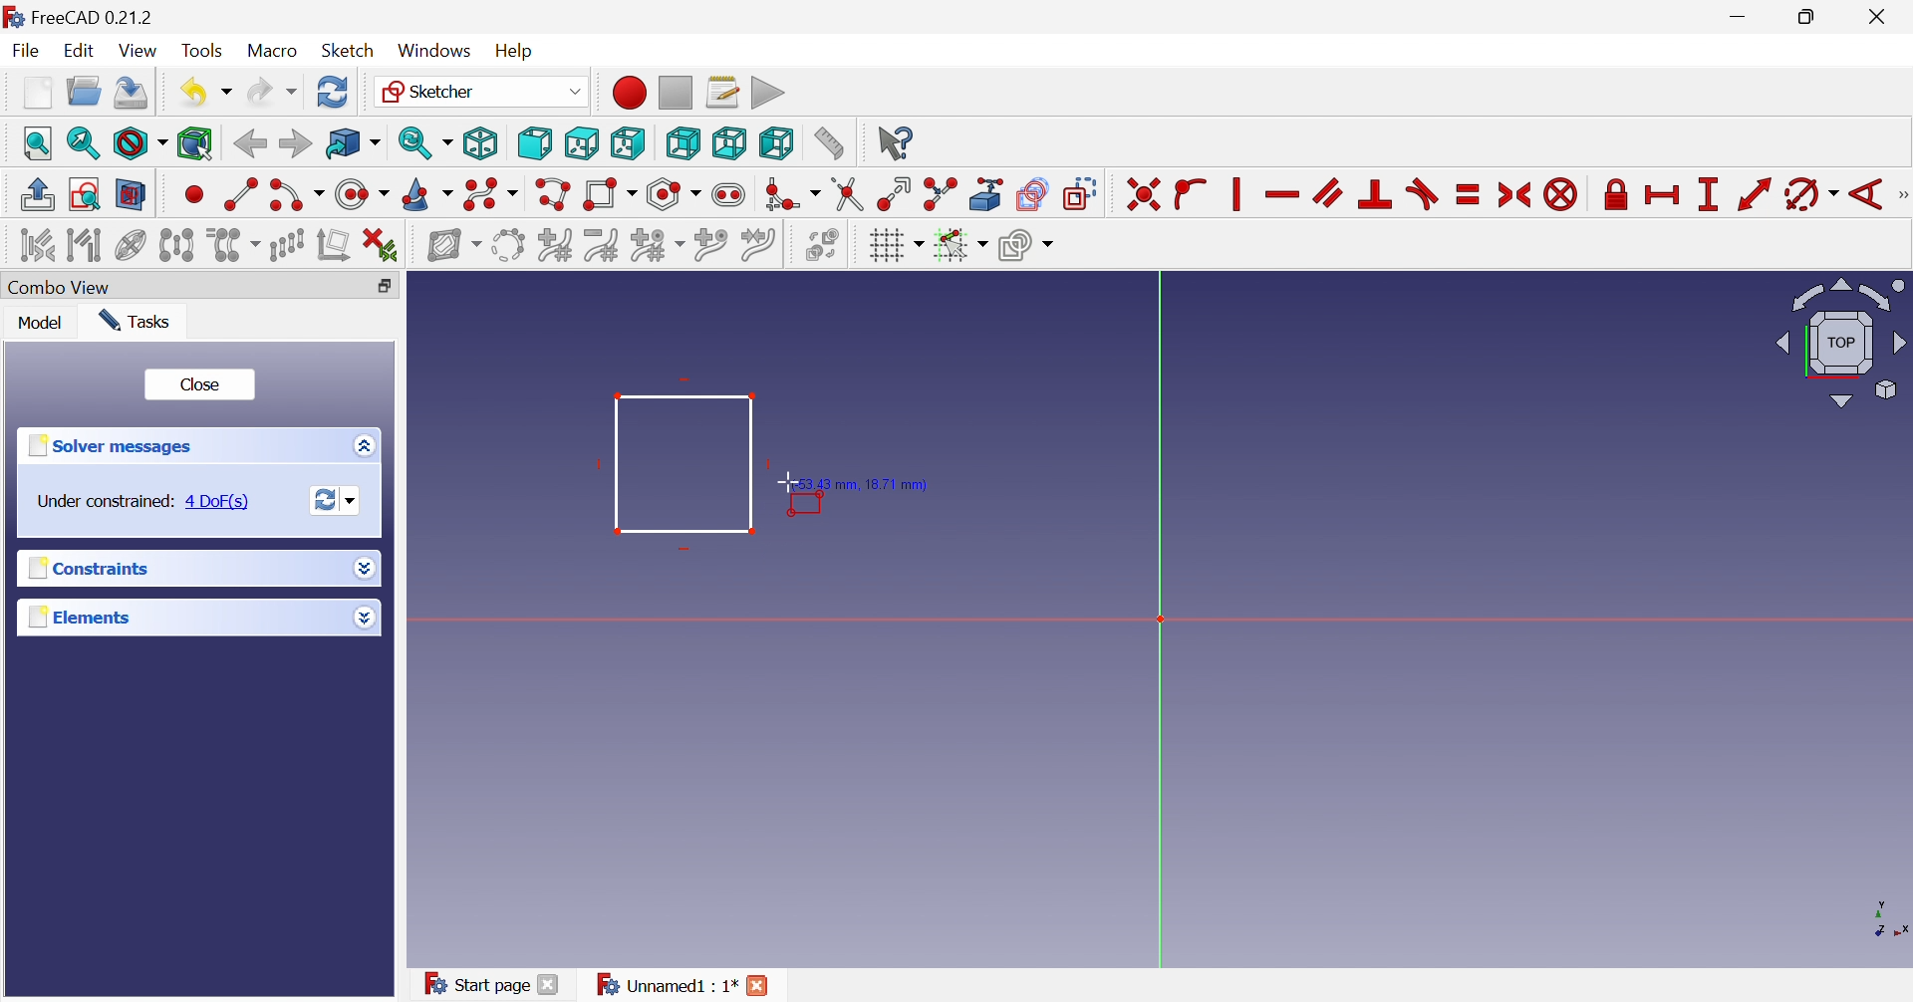 Image resolution: width=1913 pixels, height=1002 pixels. What do you see at coordinates (506, 246) in the screenshot?
I see `Convert geometry to B-spline` at bounding box center [506, 246].